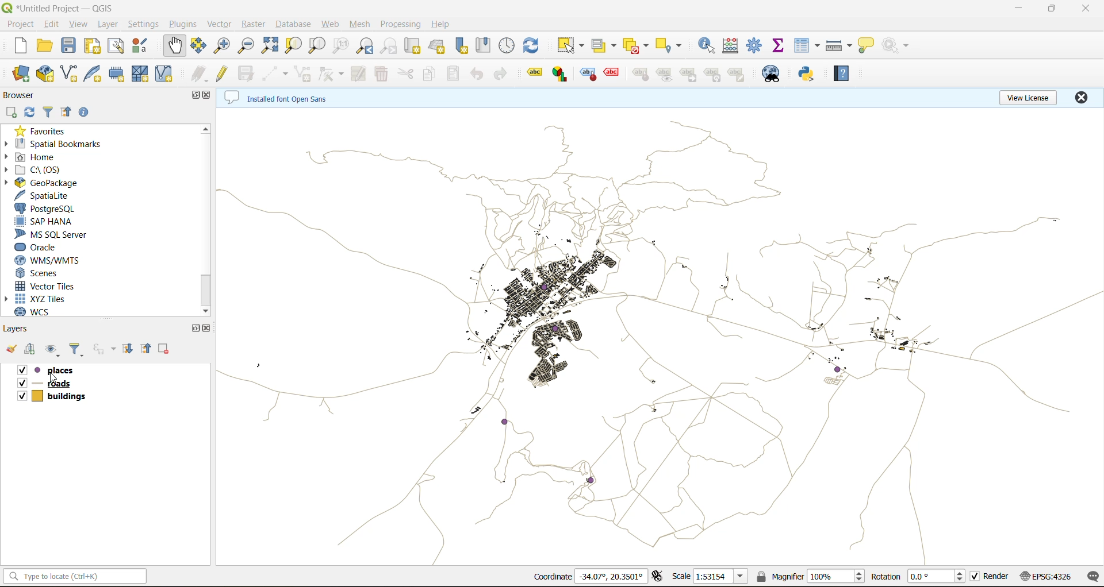 The height and width of the screenshot is (587, 1104). Describe the element at coordinates (44, 129) in the screenshot. I see `favorites` at that location.